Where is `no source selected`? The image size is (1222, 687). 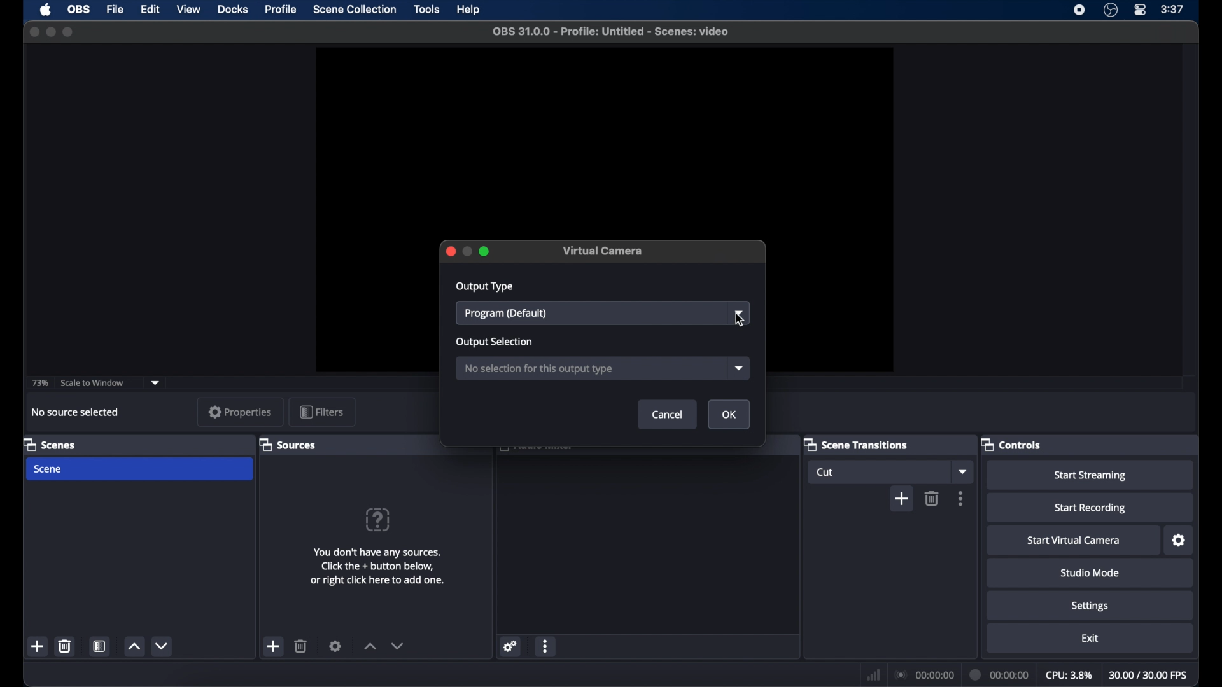 no source selected is located at coordinates (79, 412).